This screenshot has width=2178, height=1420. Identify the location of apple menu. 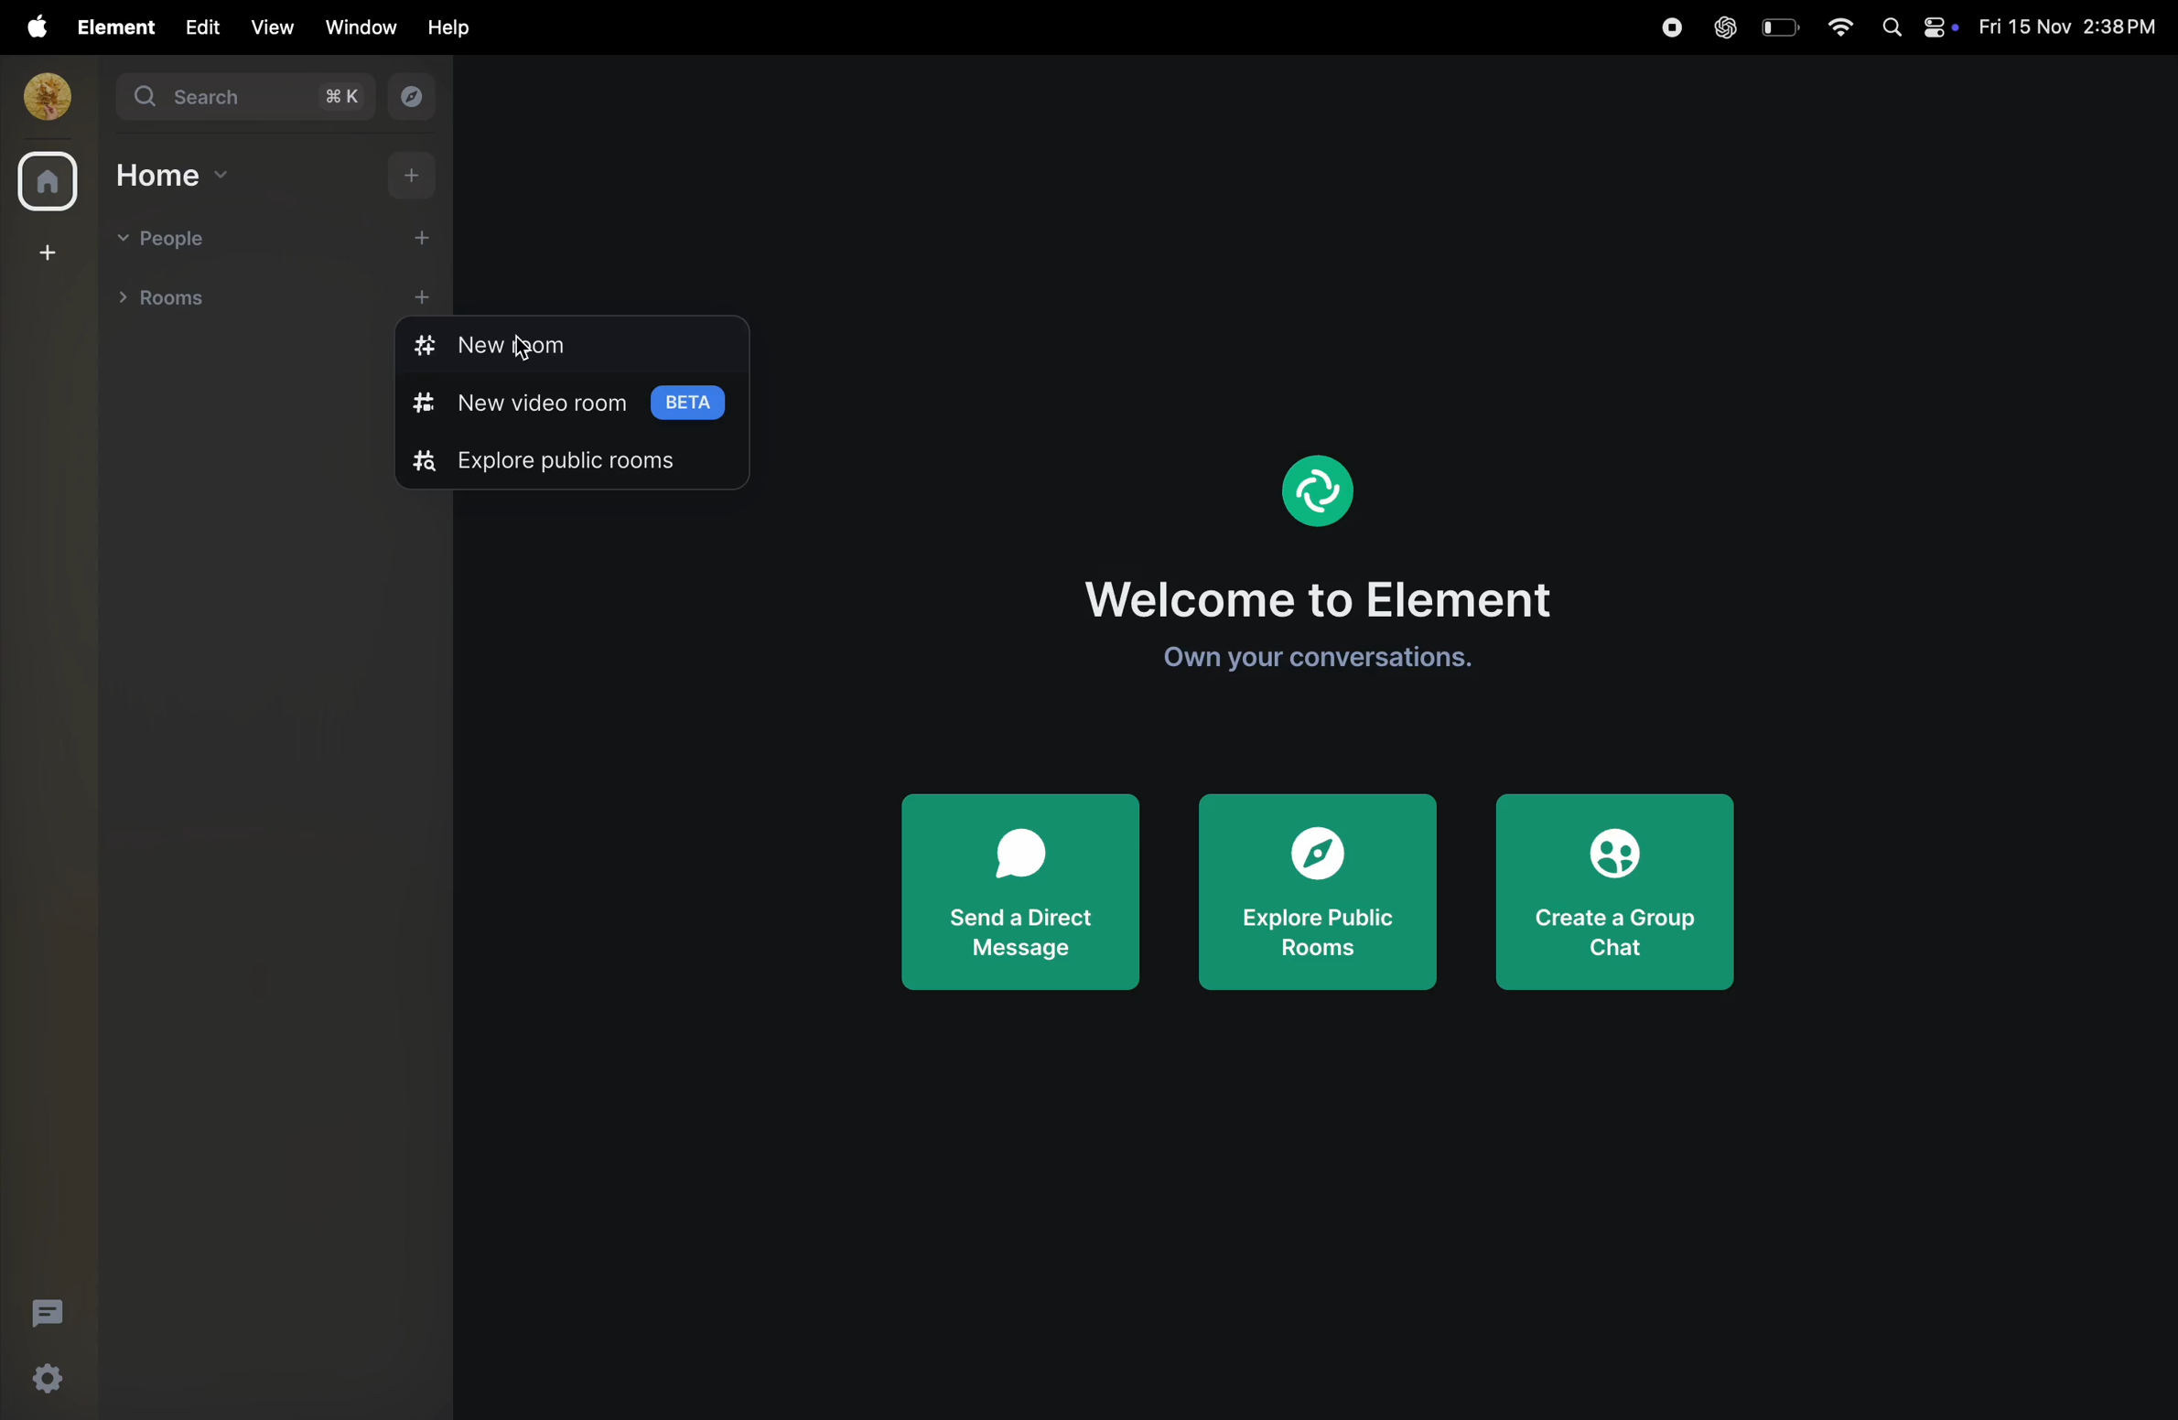
(30, 27).